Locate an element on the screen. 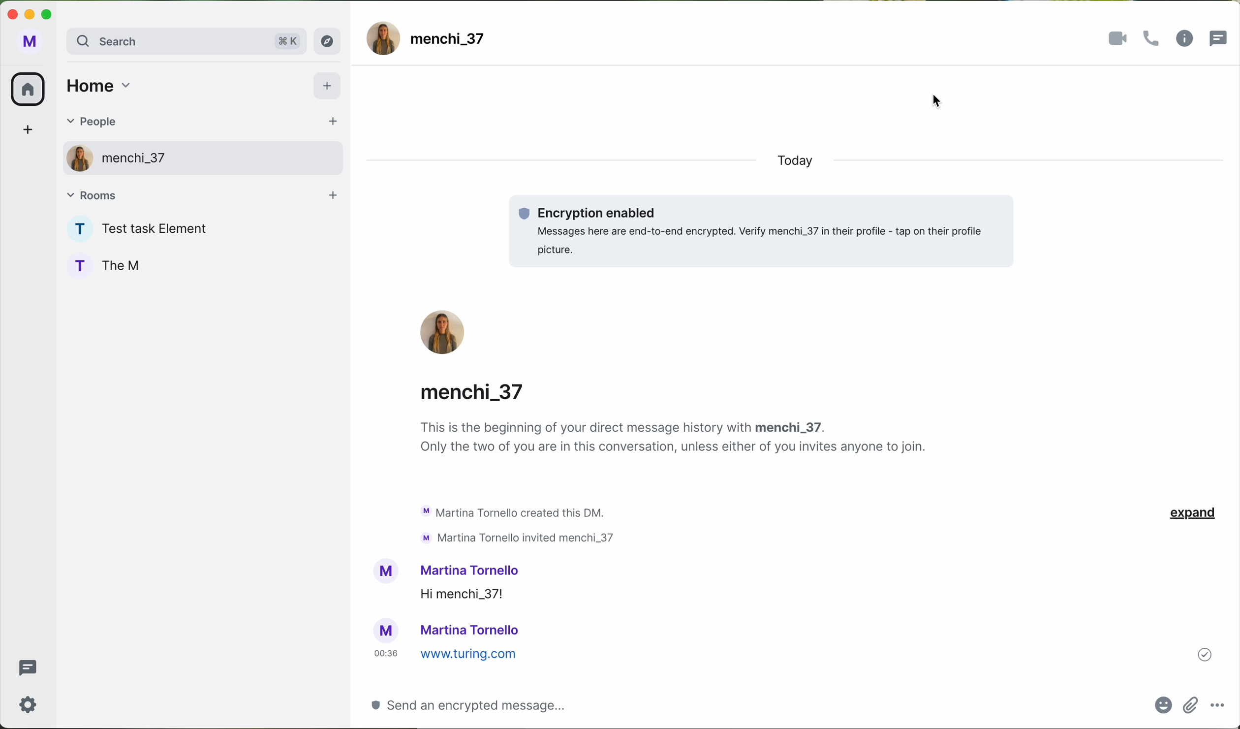 The height and width of the screenshot is (729, 1240). The M is located at coordinates (126, 264).